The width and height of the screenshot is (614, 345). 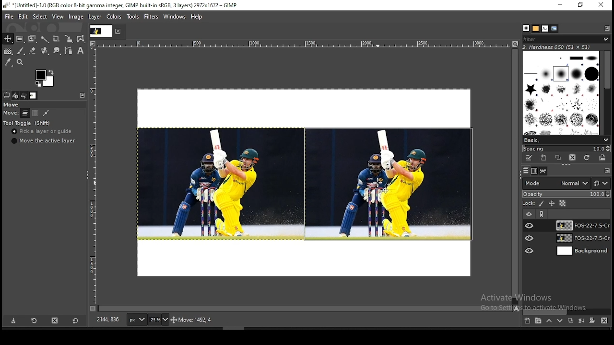 I want to click on layer visibility on/off, so click(x=530, y=250).